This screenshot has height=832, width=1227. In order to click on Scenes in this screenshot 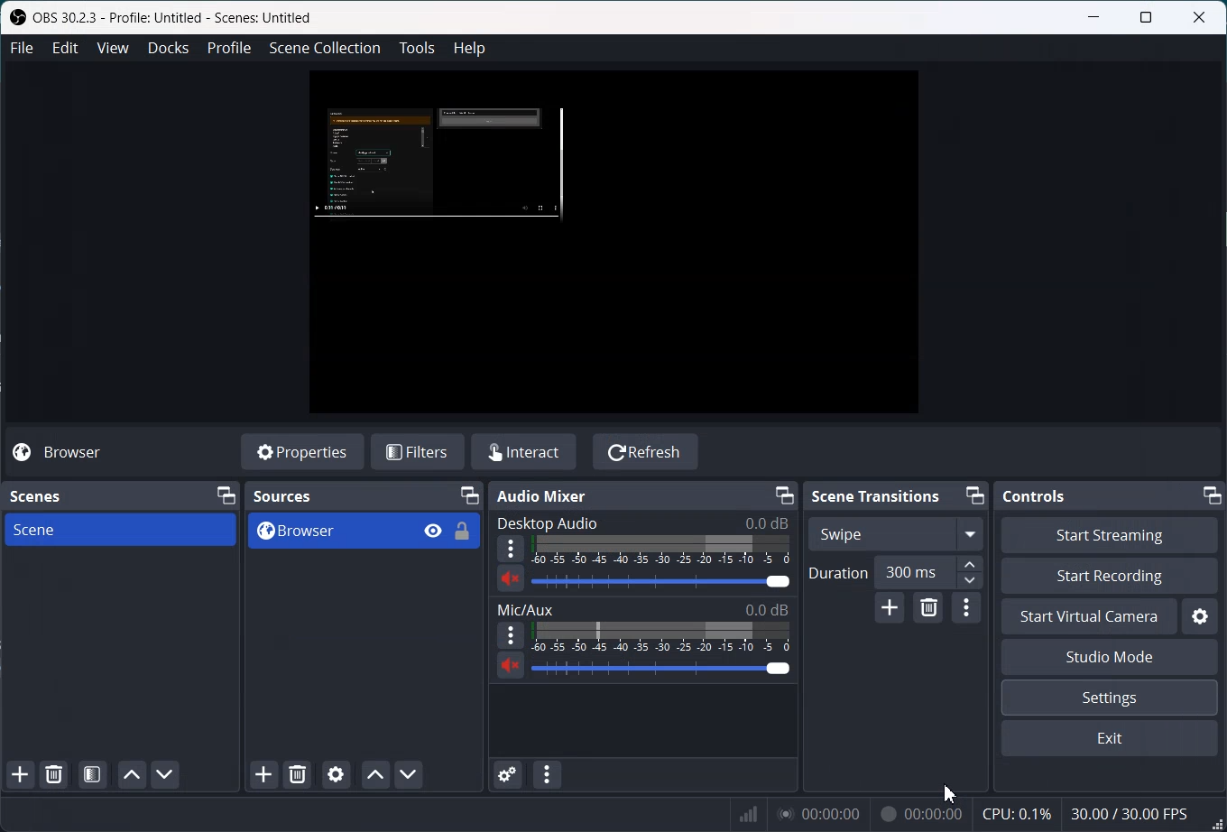, I will do `click(35, 497)`.